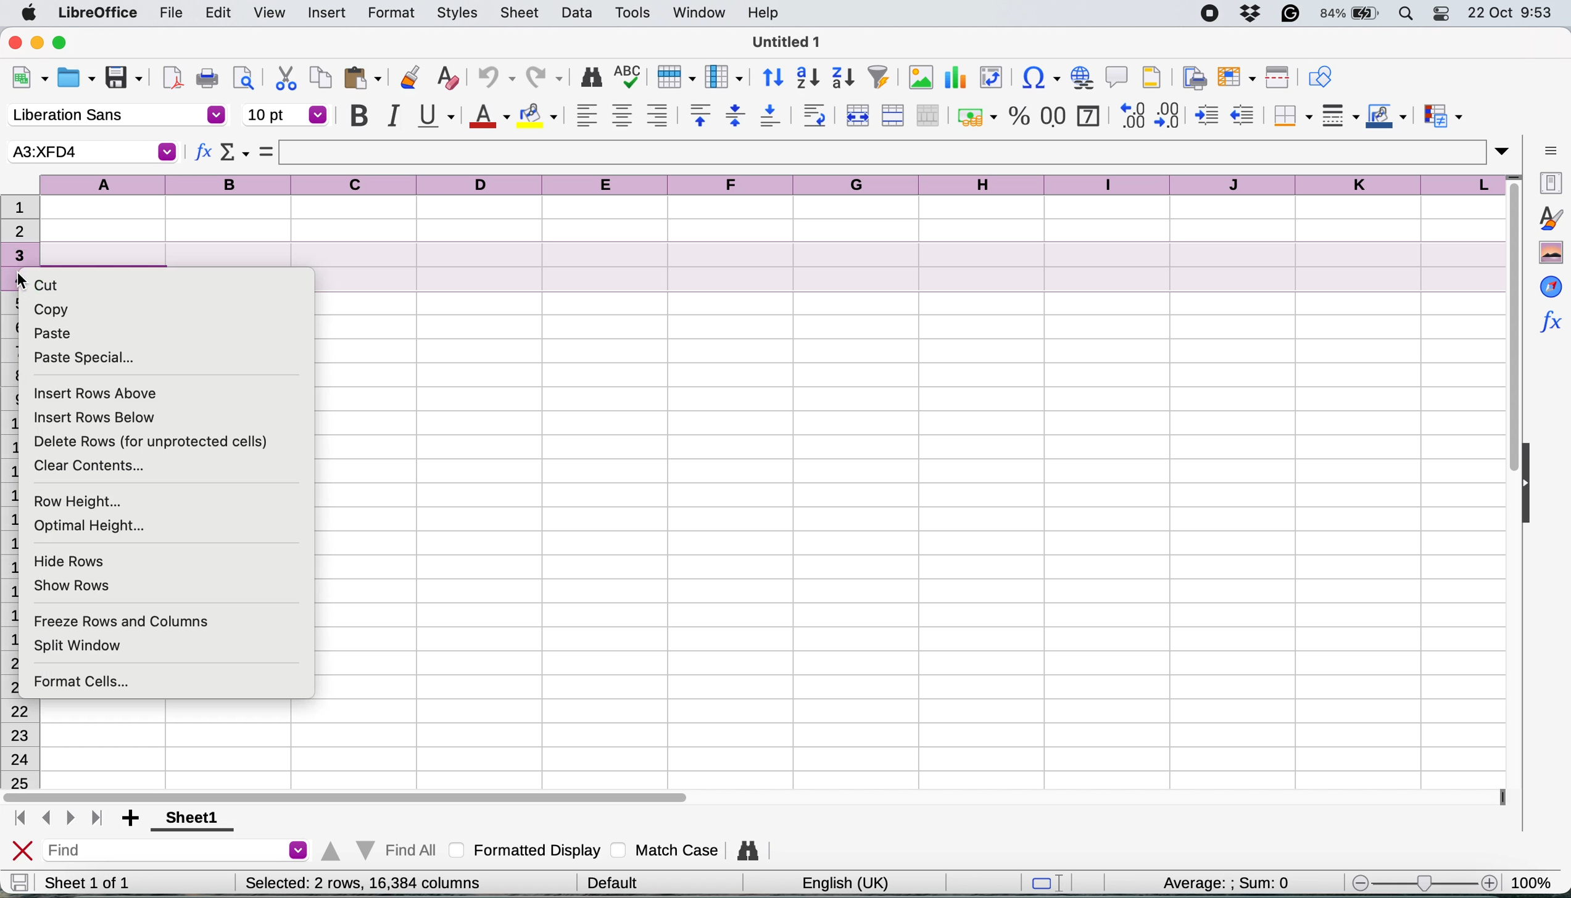 Image resolution: width=1571 pixels, height=898 pixels. Describe the element at coordinates (856, 113) in the screenshot. I see `merge and center or unmerge` at that location.